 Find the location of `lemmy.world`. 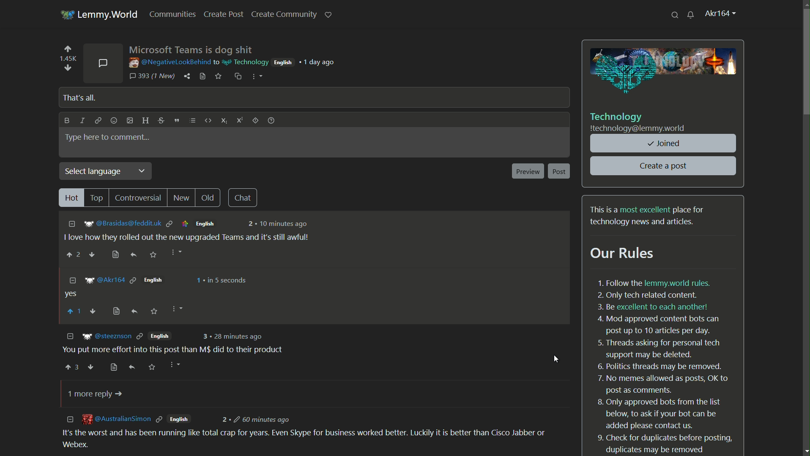

lemmy.world is located at coordinates (109, 15).